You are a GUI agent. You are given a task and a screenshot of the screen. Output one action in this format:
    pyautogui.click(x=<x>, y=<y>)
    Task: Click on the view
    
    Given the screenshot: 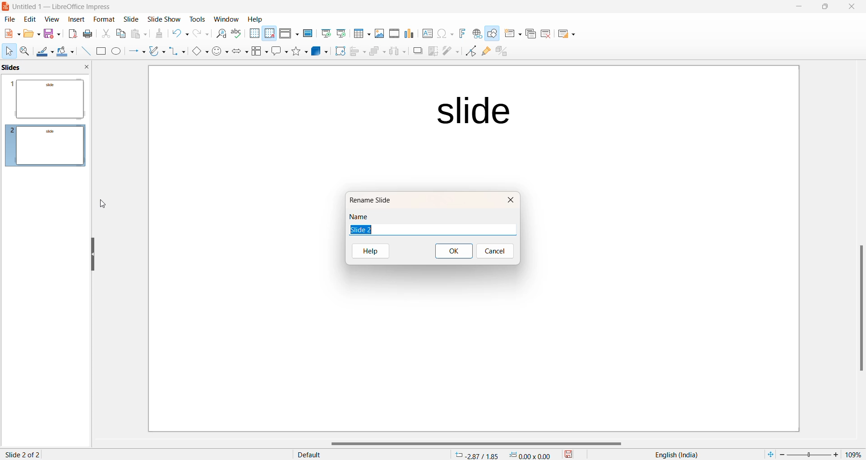 What is the action you would take?
    pyautogui.click(x=50, y=20)
    